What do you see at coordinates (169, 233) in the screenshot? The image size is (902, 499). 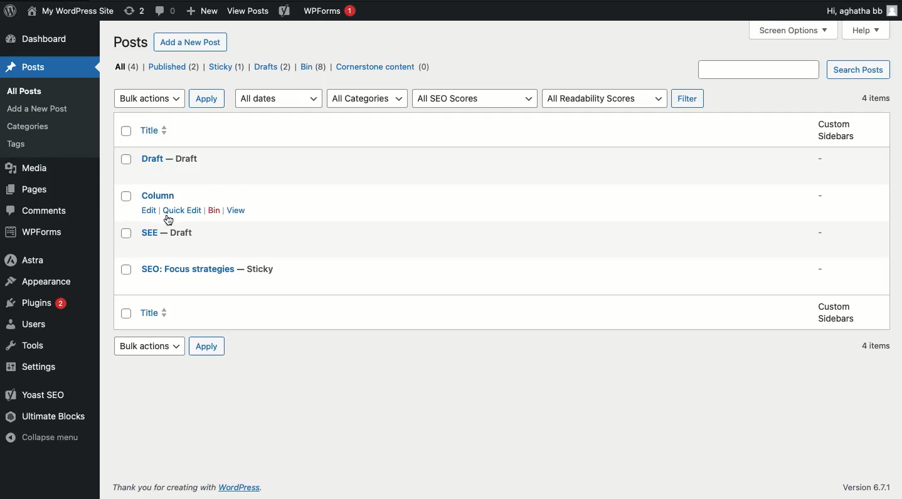 I see `see -- Draft` at bounding box center [169, 233].